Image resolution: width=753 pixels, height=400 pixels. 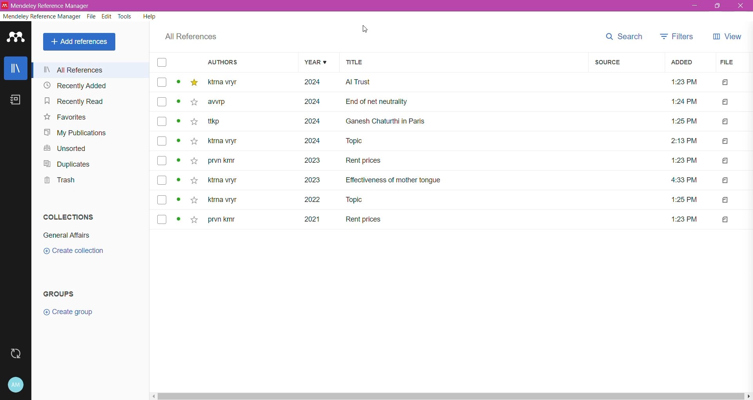 What do you see at coordinates (80, 42) in the screenshot?
I see `Add References` at bounding box center [80, 42].